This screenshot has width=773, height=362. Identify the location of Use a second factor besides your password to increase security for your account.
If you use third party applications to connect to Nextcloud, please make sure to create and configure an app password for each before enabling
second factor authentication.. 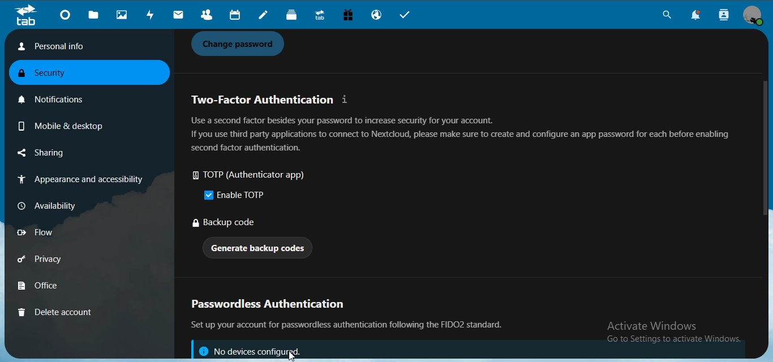
(460, 134).